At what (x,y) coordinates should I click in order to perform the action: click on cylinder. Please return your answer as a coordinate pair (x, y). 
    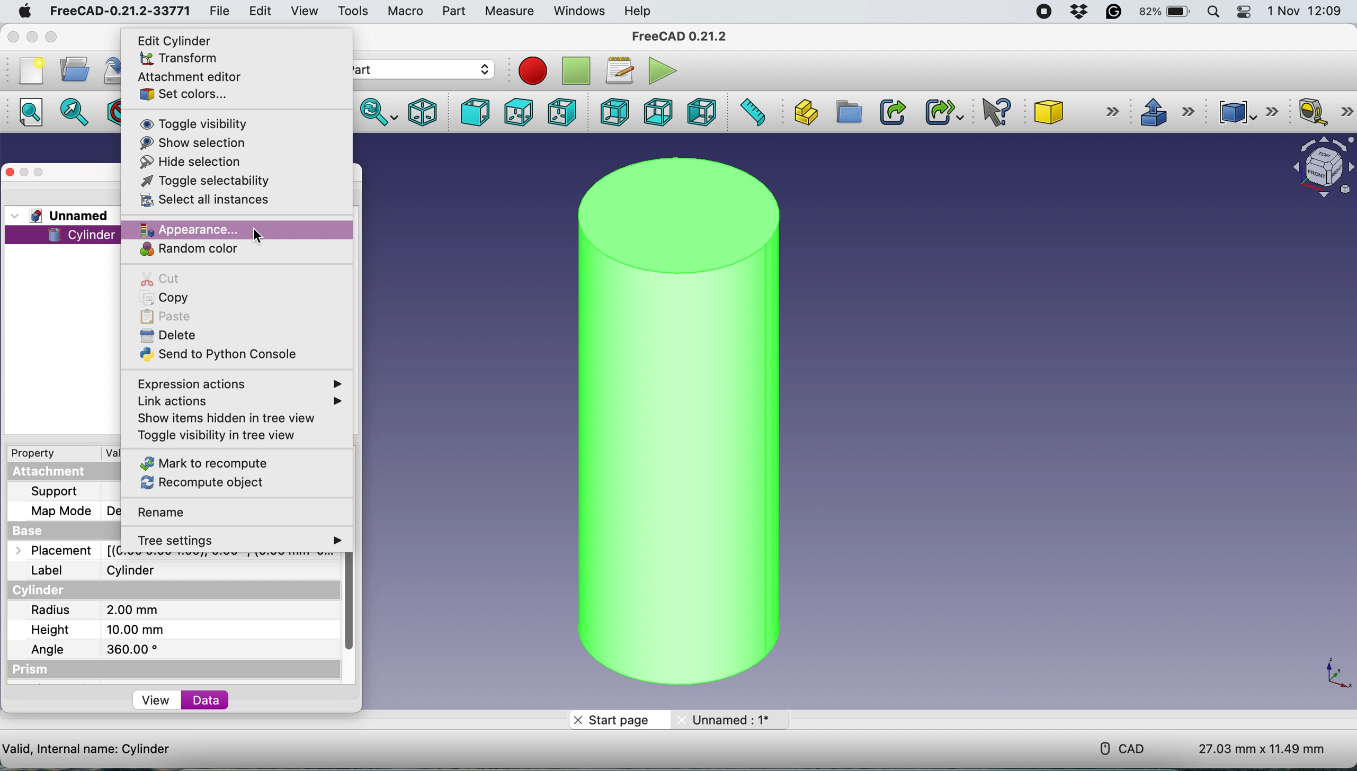
    Looking at the image, I should click on (81, 234).